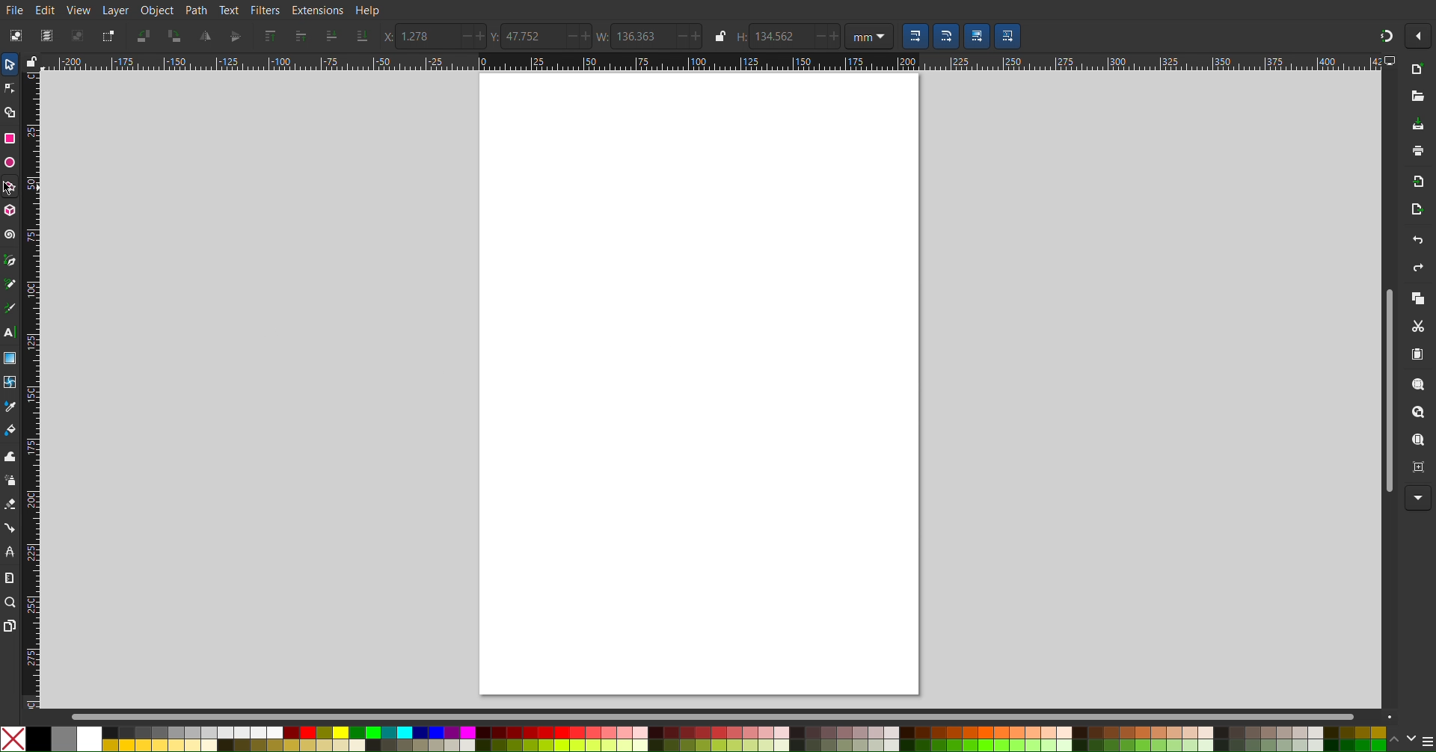 This screenshot has width=1436, height=752. What do you see at coordinates (10, 407) in the screenshot?
I see `Color Picker` at bounding box center [10, 407].